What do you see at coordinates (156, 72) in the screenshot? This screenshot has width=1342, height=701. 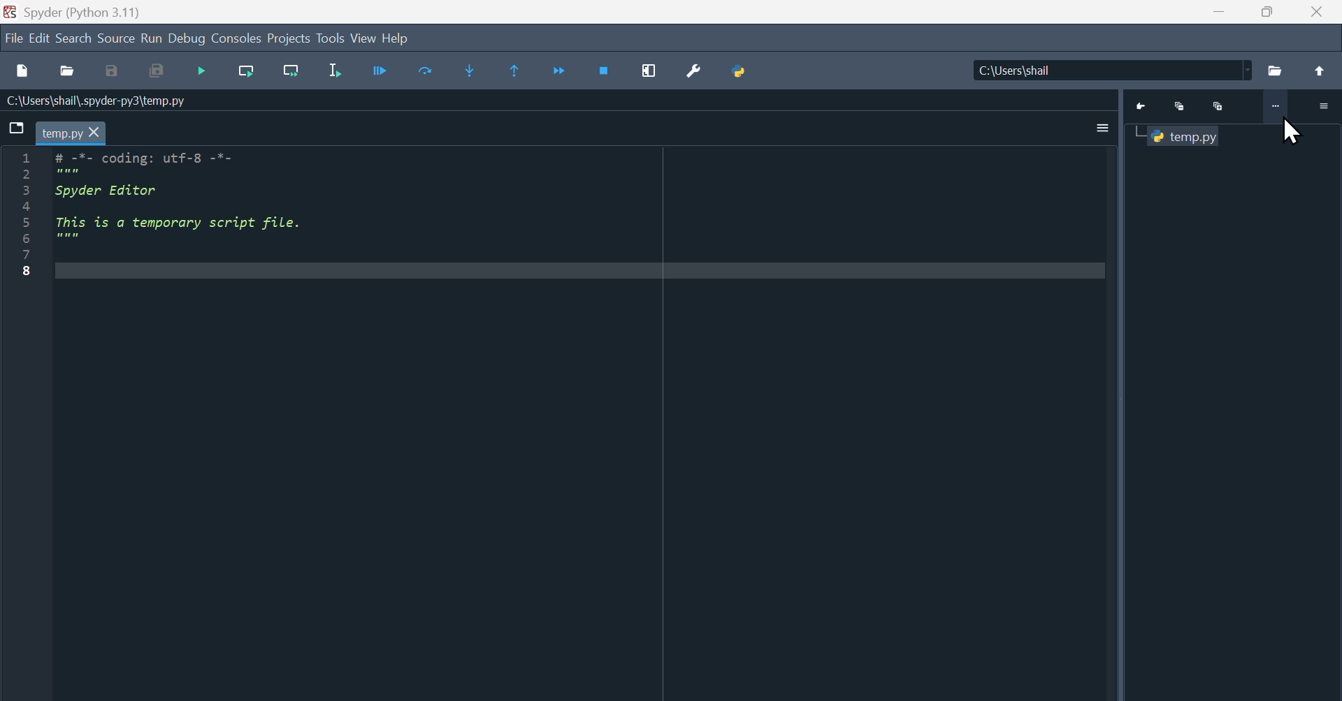 I see `Save all` at bounding box center [156, 72].